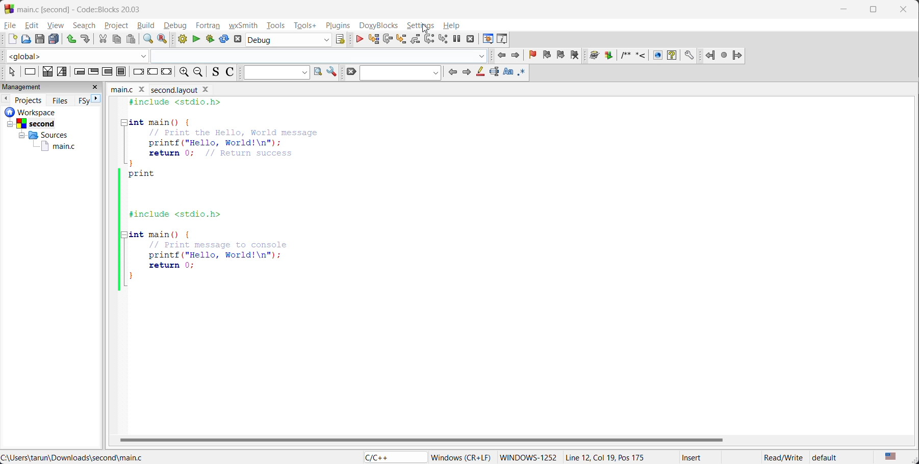 This screenshot has height=464, width=919. I want to click on last jump, so click(723, 53).